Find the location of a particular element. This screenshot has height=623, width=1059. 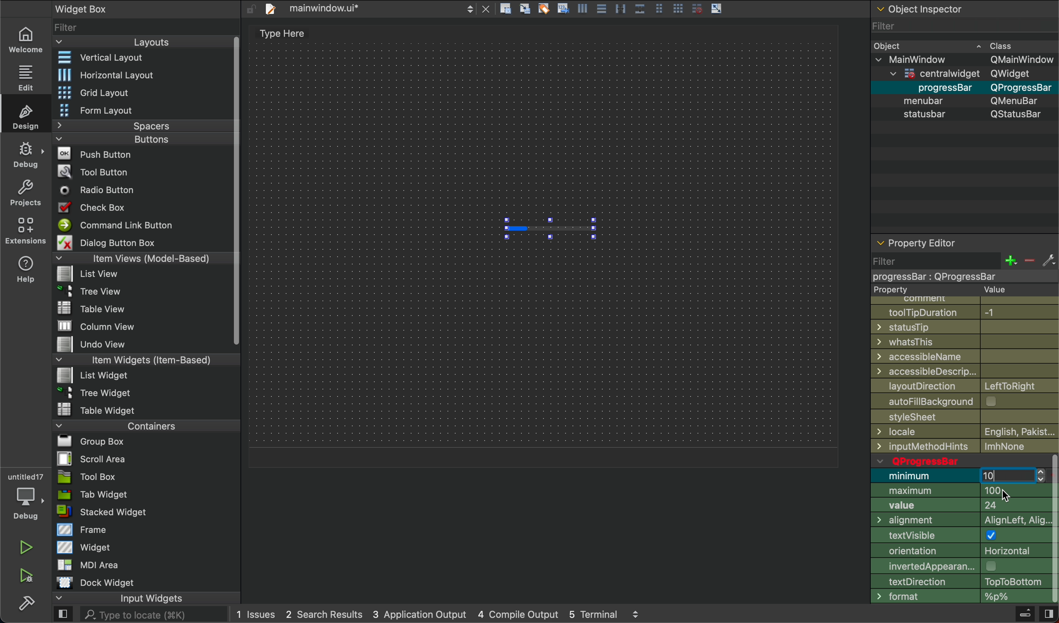

vertical layout is located at coordinates (139, 58).